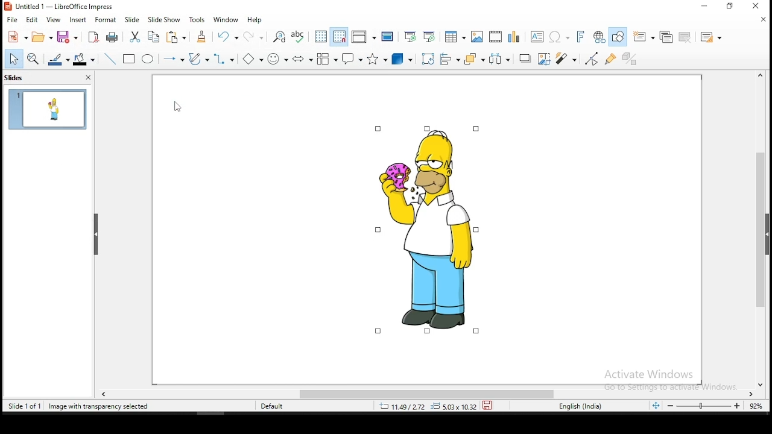 Image resolution: width=772 pixels, height=434 pixels. I want to click on show draw functions, so click(619, 37).